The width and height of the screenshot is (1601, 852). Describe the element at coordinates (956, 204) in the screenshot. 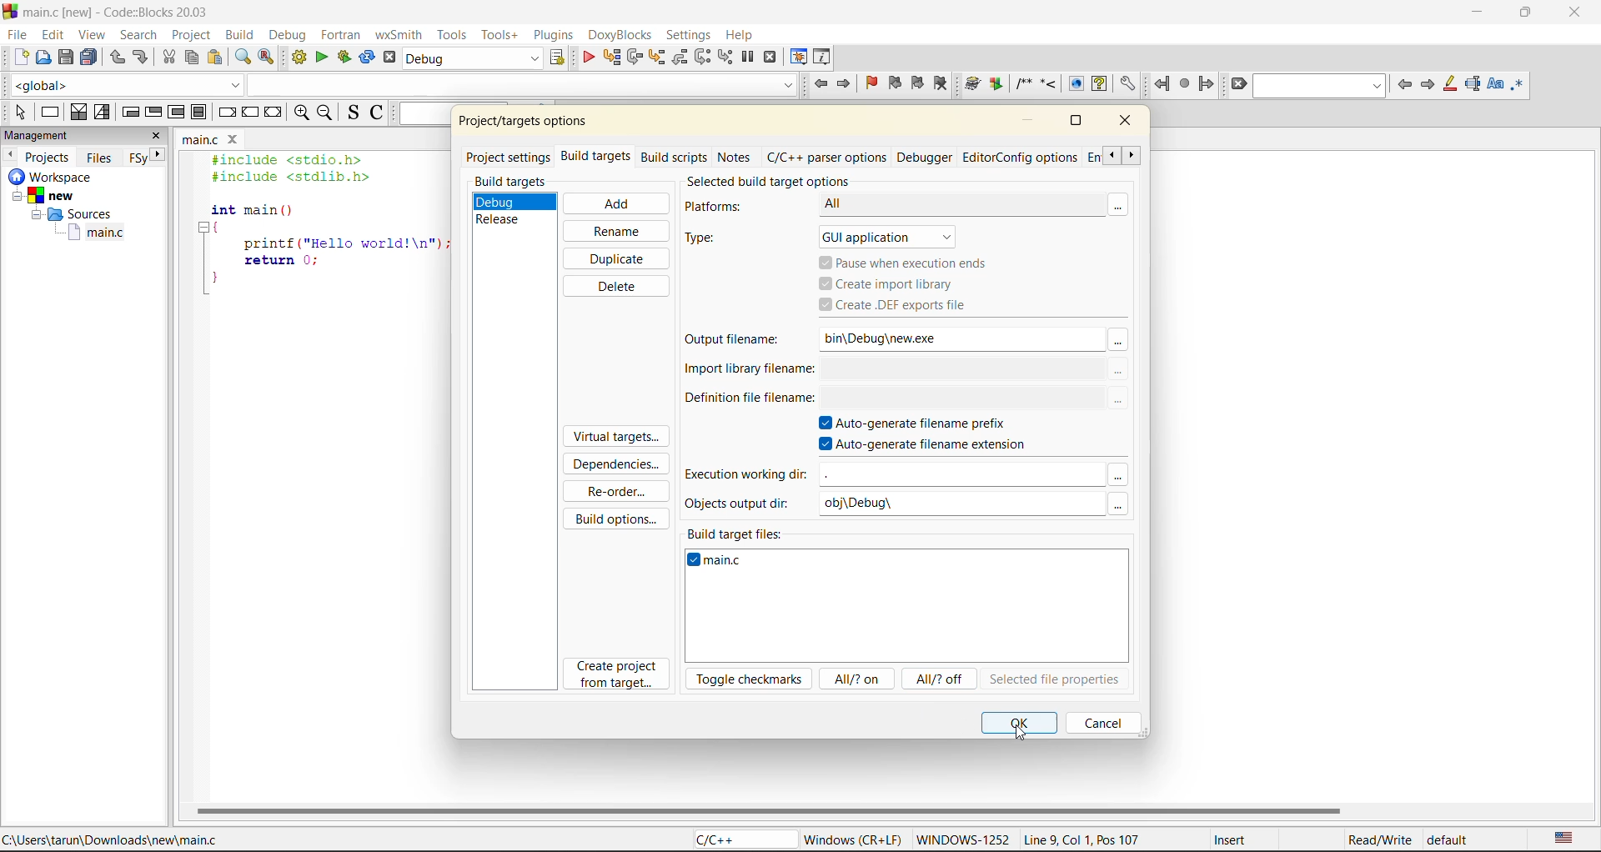

I see `All` at that location.